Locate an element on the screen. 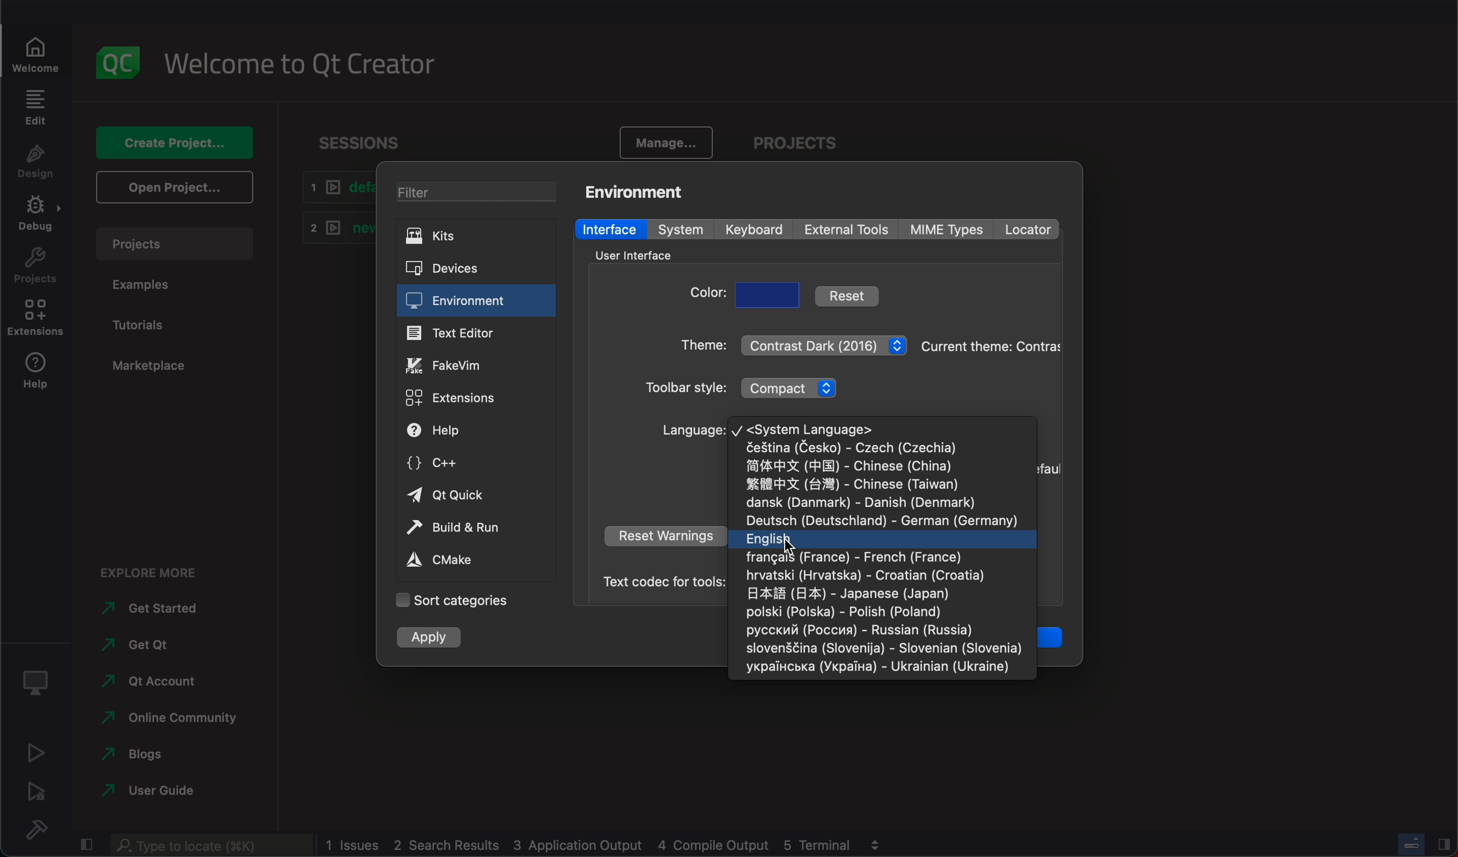  create is located at coordinates (167, 143).